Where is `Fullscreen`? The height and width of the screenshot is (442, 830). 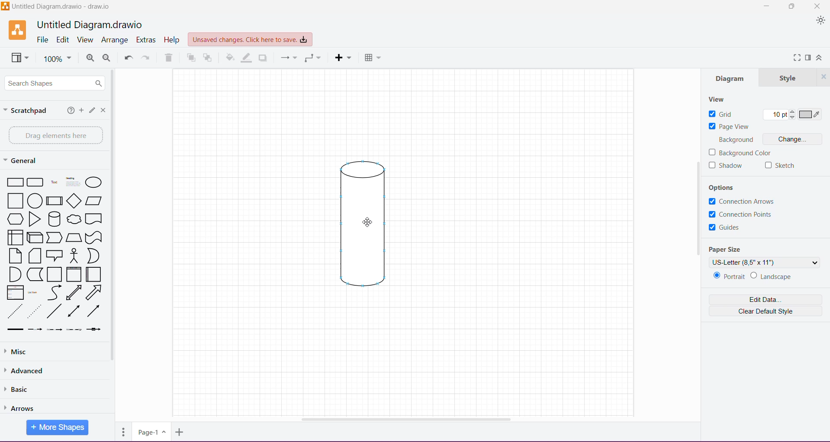
Fullscreen is located at coordinates (795, 58).